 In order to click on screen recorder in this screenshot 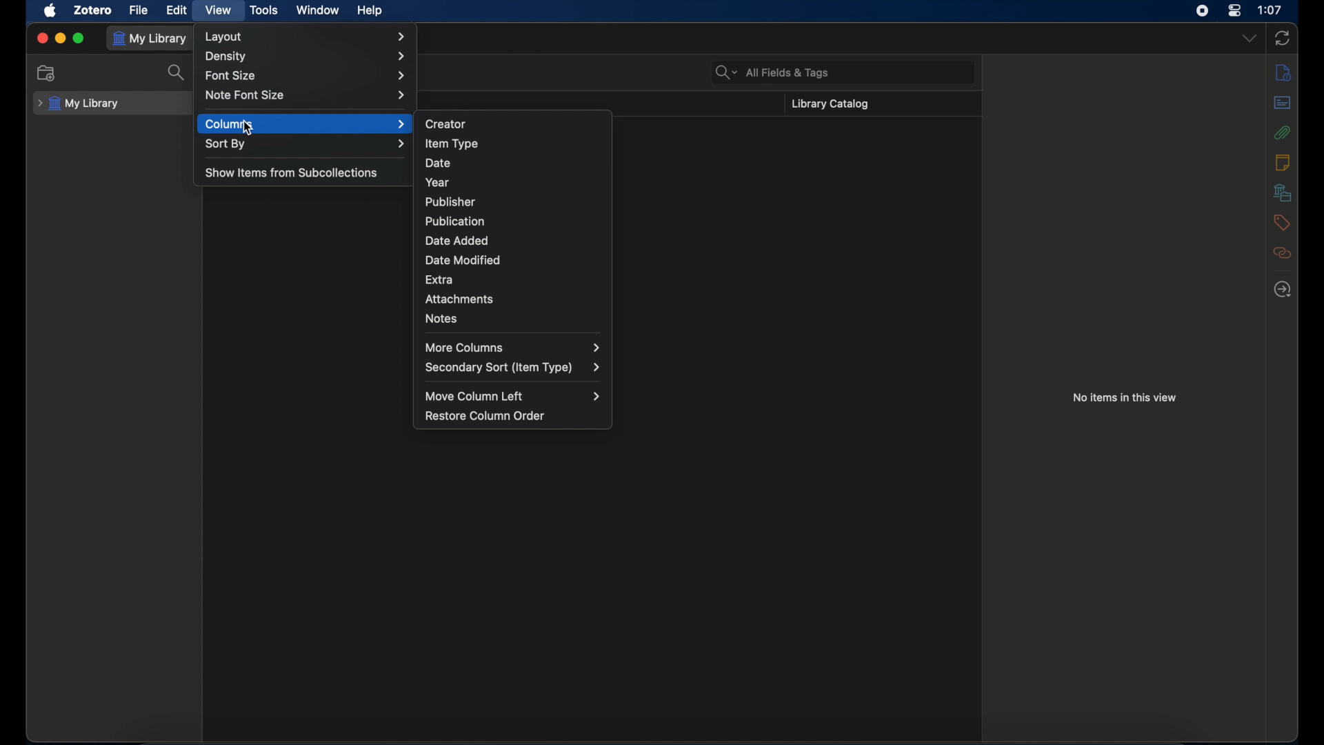, I will do `click(1201, 10)`.